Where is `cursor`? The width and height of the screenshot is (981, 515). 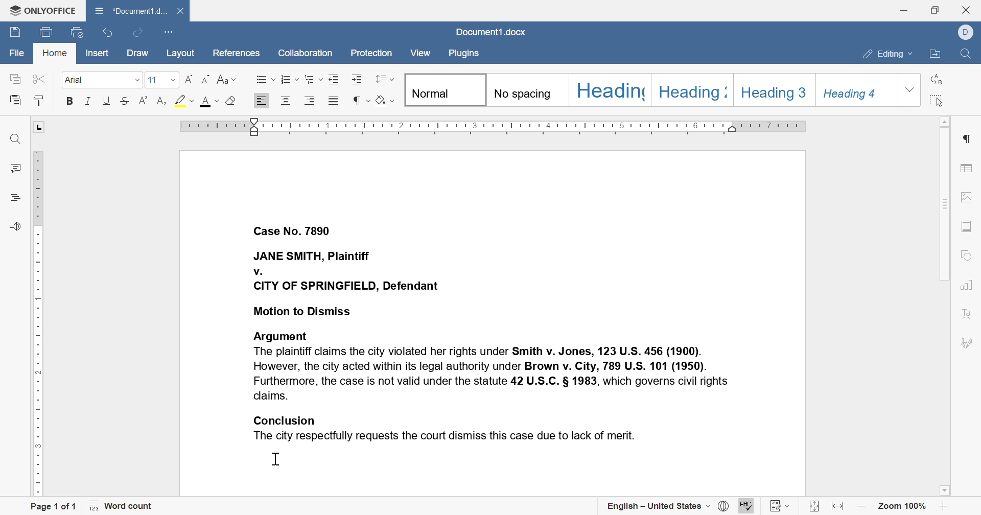 cursor is located at coordinates (275, 460).